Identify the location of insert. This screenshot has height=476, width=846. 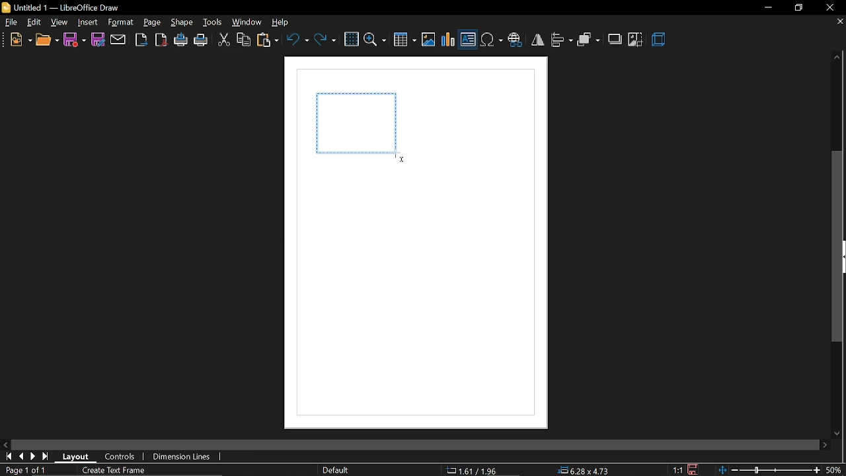
(88, 23).